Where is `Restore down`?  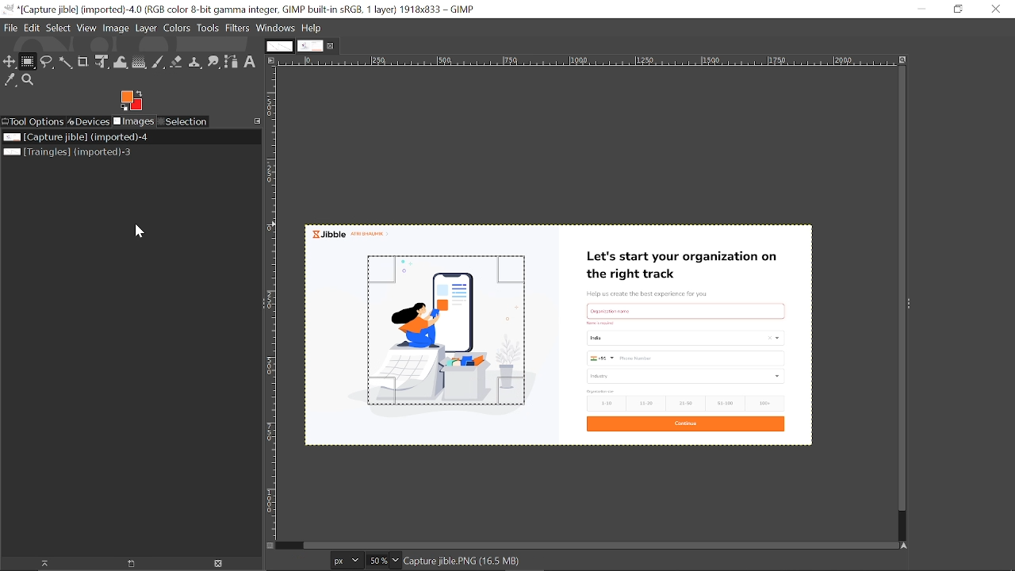 Restore down is located at coordinates (958, 10).